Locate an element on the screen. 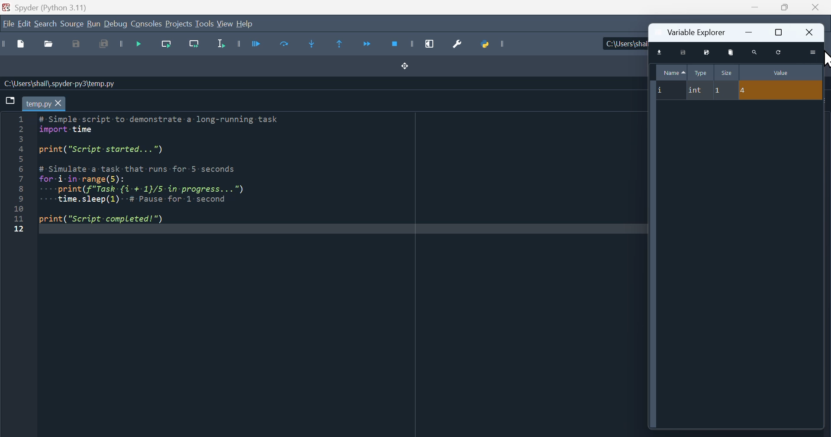 This screenshot has height=437, width=831. Value is located at coordinates (781, 72).